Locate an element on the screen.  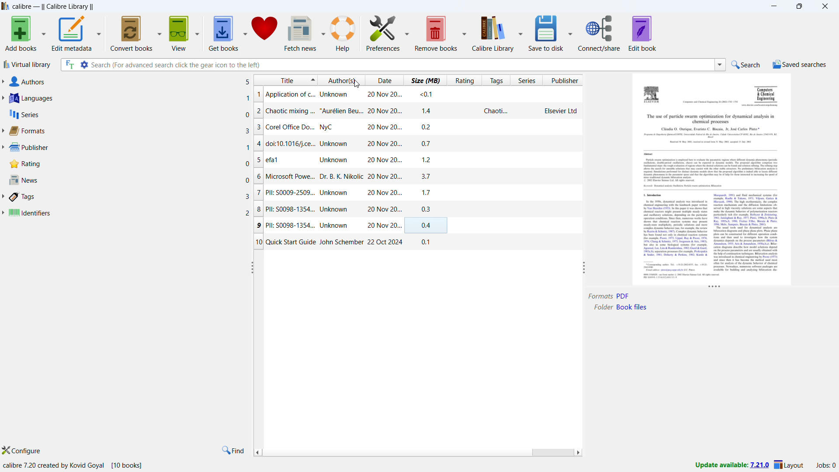
layout is located at coordinates (789, 464).